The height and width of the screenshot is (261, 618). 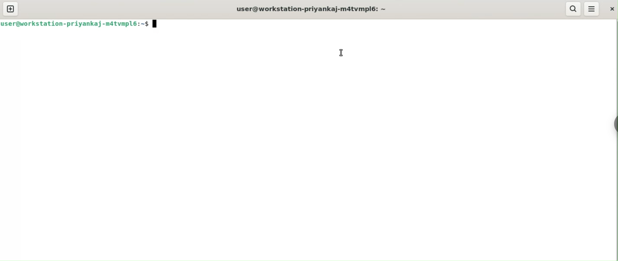 I want to click on new tab, so click(x=11, y=9).